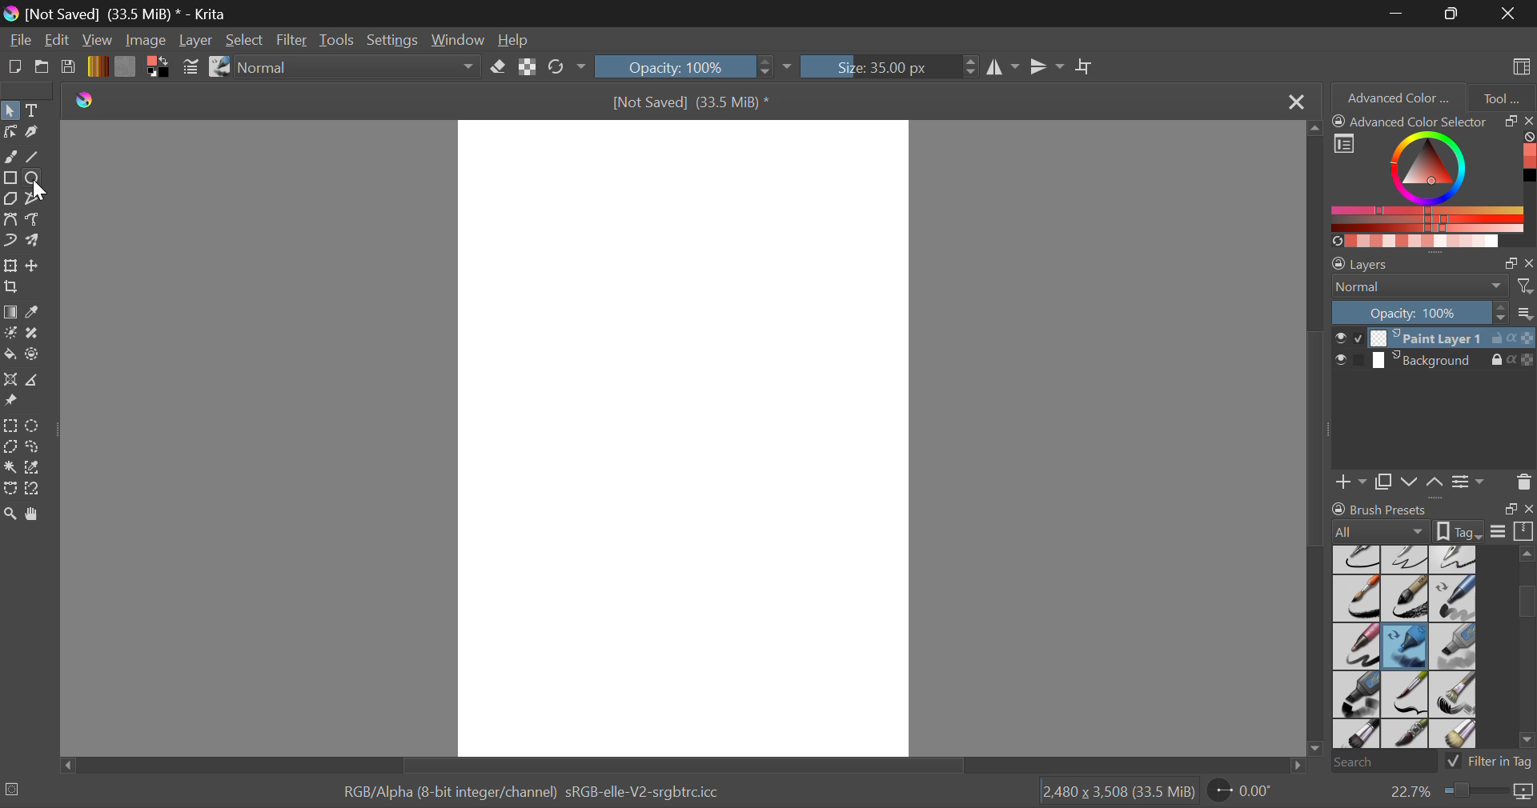 The width and height of the screenshot is (1537, 808). What do you see at coordinates (10, 468) in the screenshot?
I see `Continuous Selection` at bounding box center [10, 468].